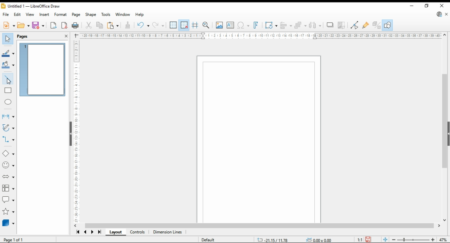  What do you see at coordinates (7, 154) in the screenshot?
I see `basic shapes` at bounding box center [7, 154].